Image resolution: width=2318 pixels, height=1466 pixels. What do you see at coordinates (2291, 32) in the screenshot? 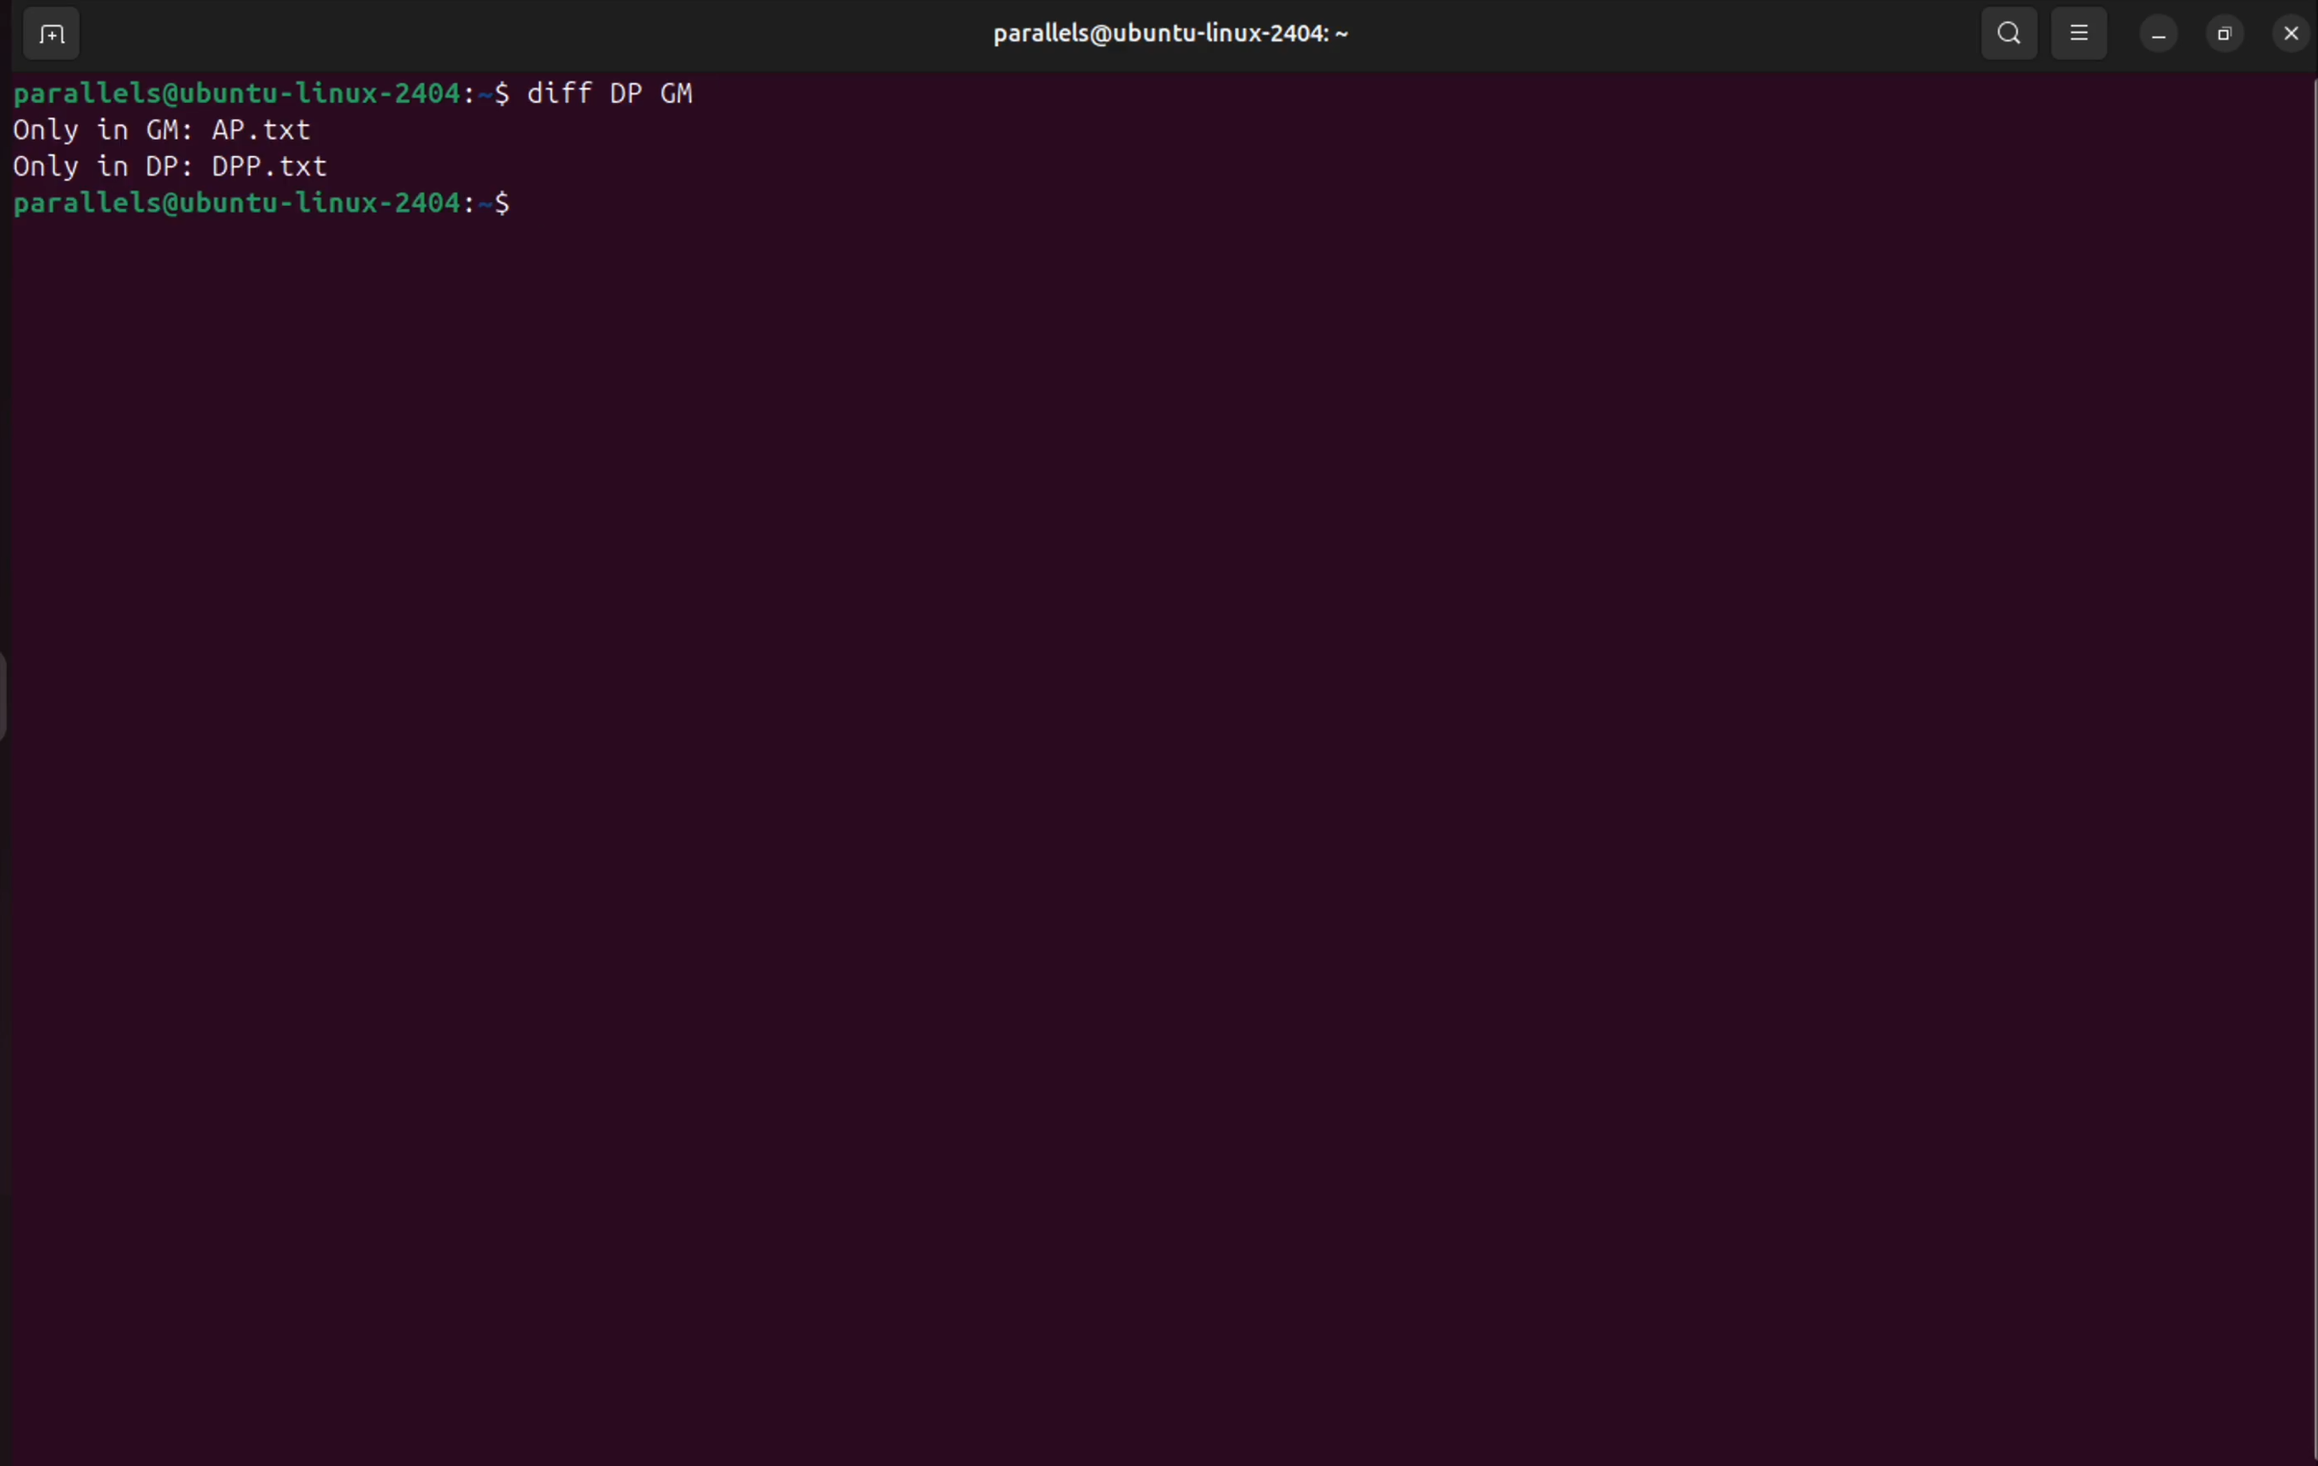
I see `close` at bounding box center [2291, 32].